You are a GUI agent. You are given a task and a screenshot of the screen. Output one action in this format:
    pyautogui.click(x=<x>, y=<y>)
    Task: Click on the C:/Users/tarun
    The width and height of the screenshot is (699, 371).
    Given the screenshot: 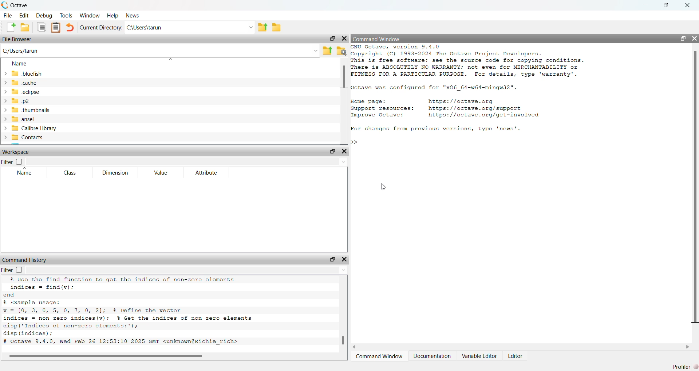 What is the action you would take?
    pyautogui.click(x=160, y=51)
    